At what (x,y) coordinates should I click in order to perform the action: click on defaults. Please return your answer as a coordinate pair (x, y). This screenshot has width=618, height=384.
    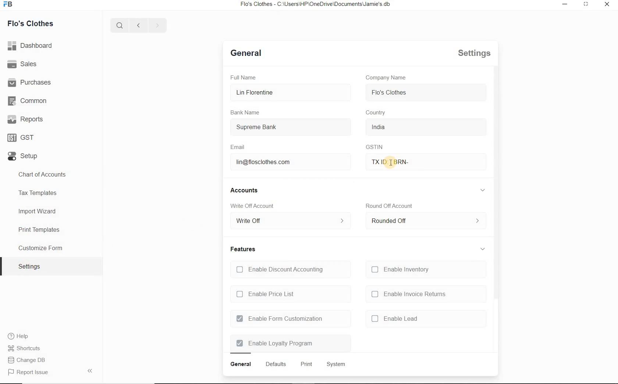
    Looking at the image, I should click on (276, 364).